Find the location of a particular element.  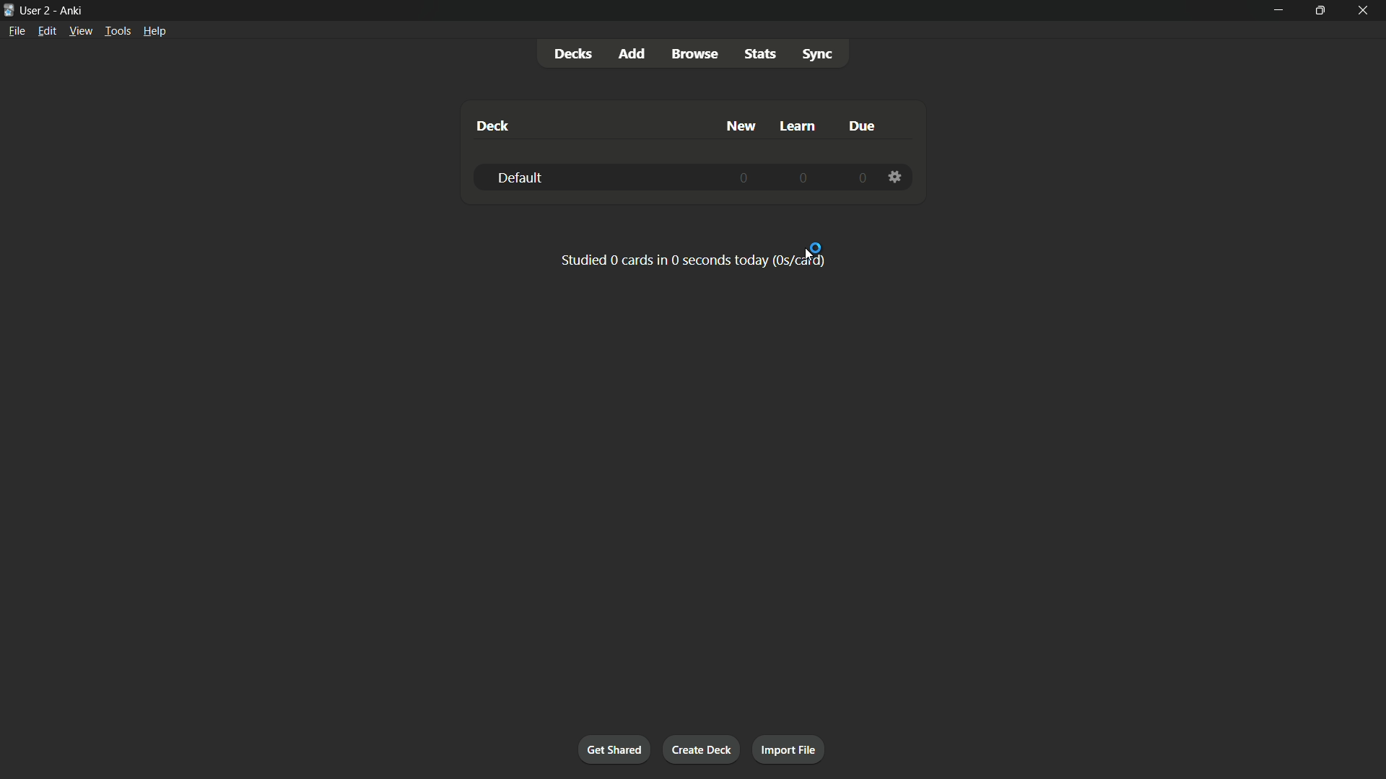

Decks is located at coordinates (572, 53).